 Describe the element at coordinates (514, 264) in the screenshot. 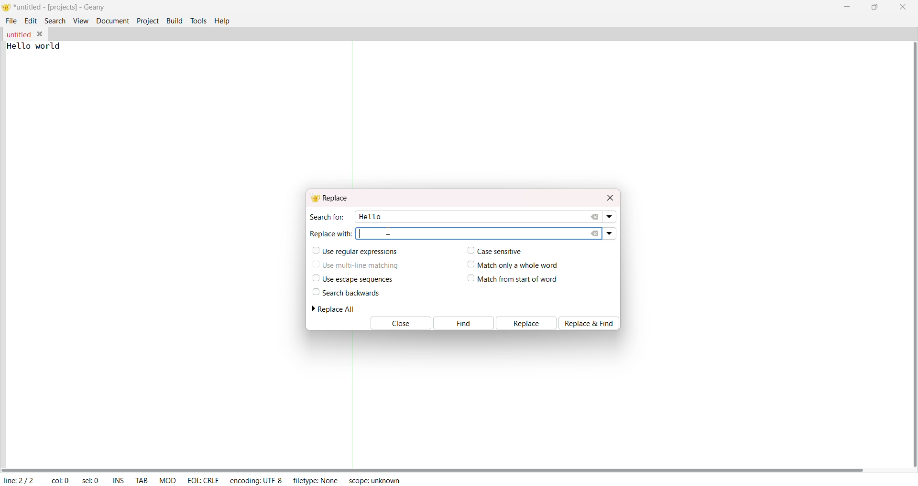

I see `match only a whole word` at that location.